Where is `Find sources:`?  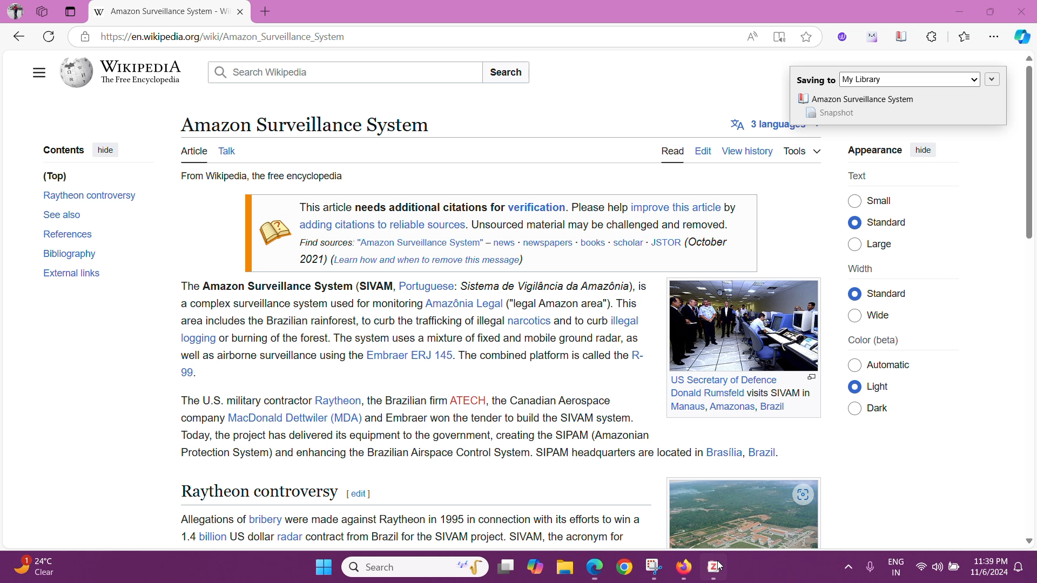 Find sources: is located at coordinates (327, 241).